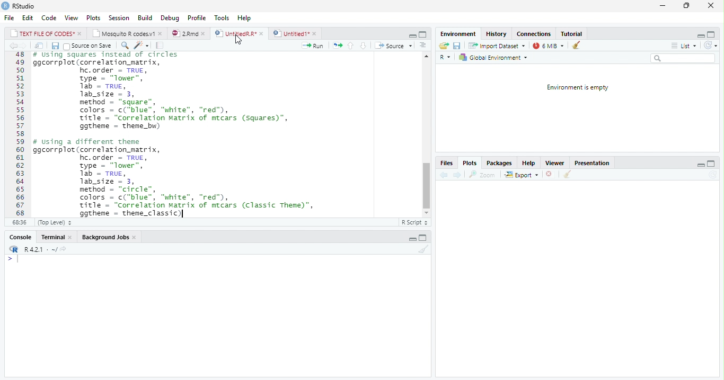  What do you see at coordinates (423, 34) in the screenshot?
I see `hide console` at bounding box center [423, 34].